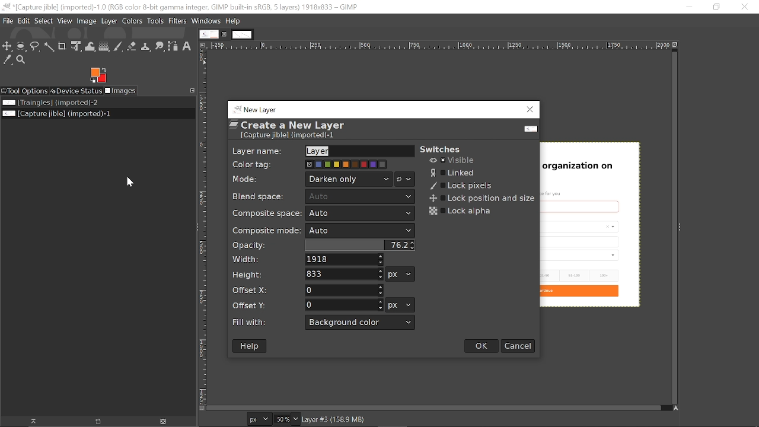 Image resolution: width=759 pixels, height=427 pixels. I want to click on auto, so click(361, 196).